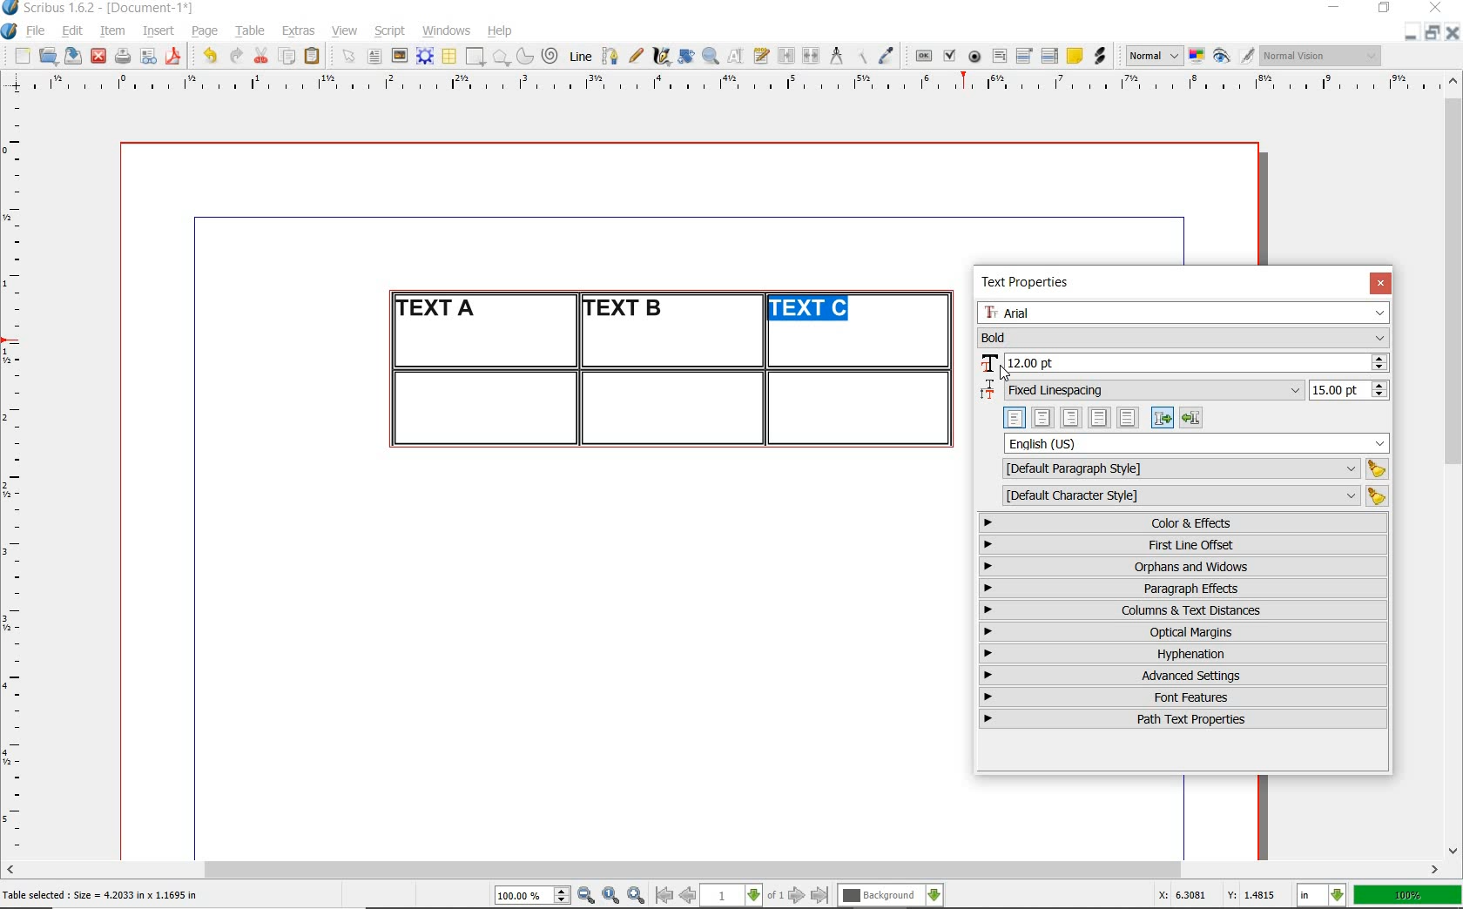 This screenshot has width=1463, height=909. What do you see at coordinates (498, 32) in the screenshot?
I see `help` at bounding box center [498, 32].